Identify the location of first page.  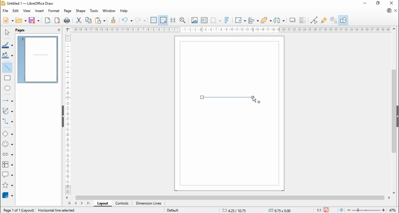
(69, 203).